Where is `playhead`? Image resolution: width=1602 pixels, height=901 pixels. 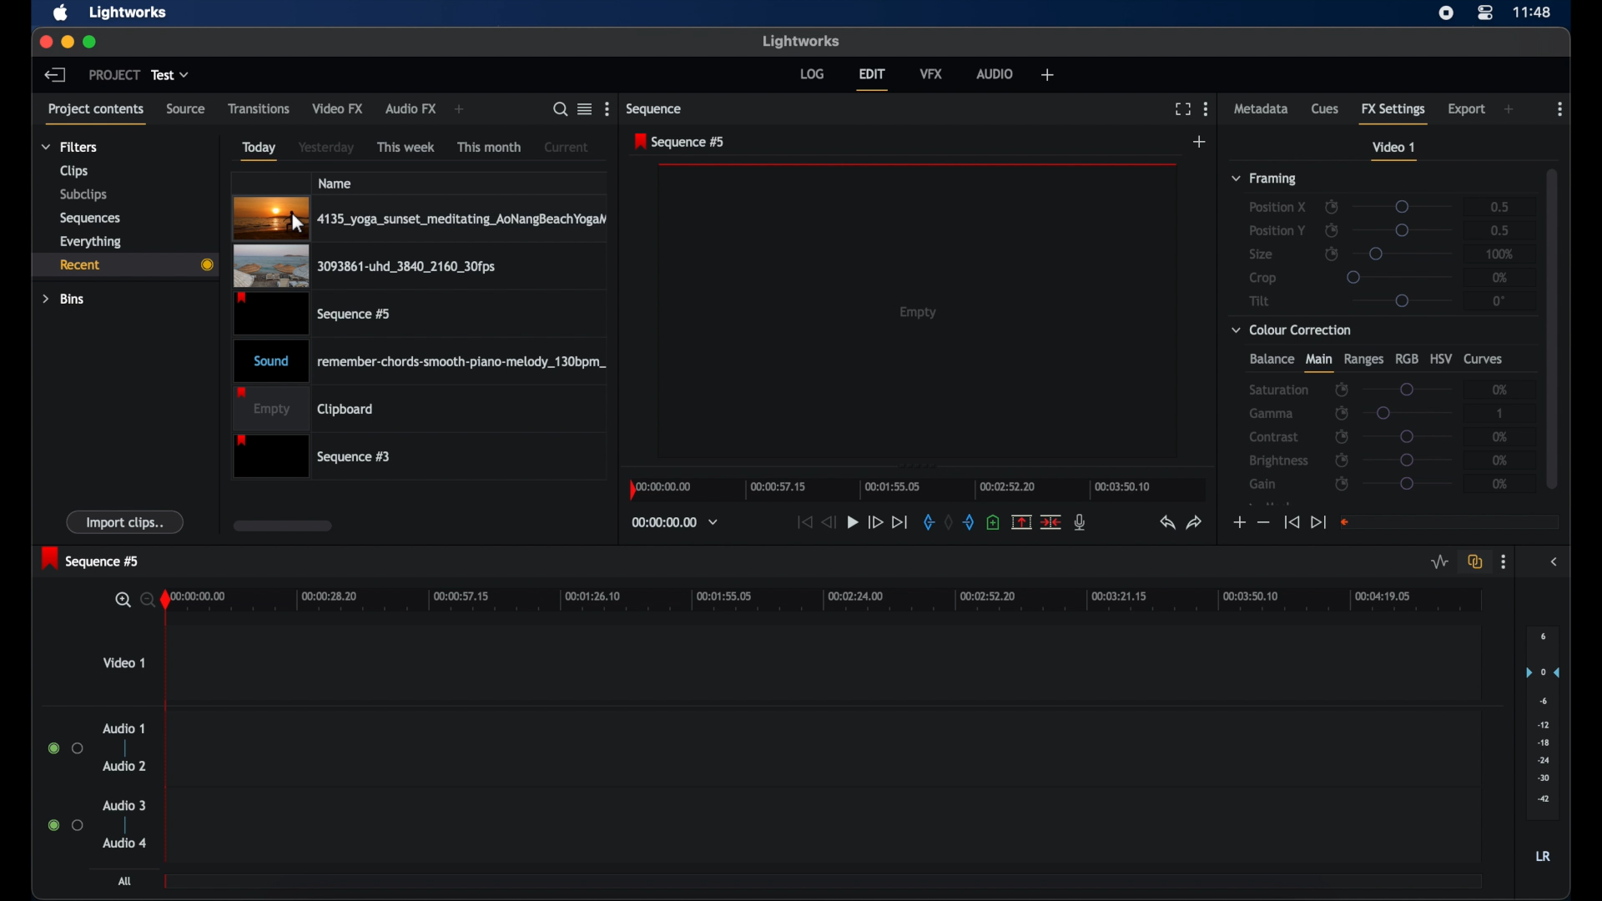
playhead is located at coordinates (169, 723).